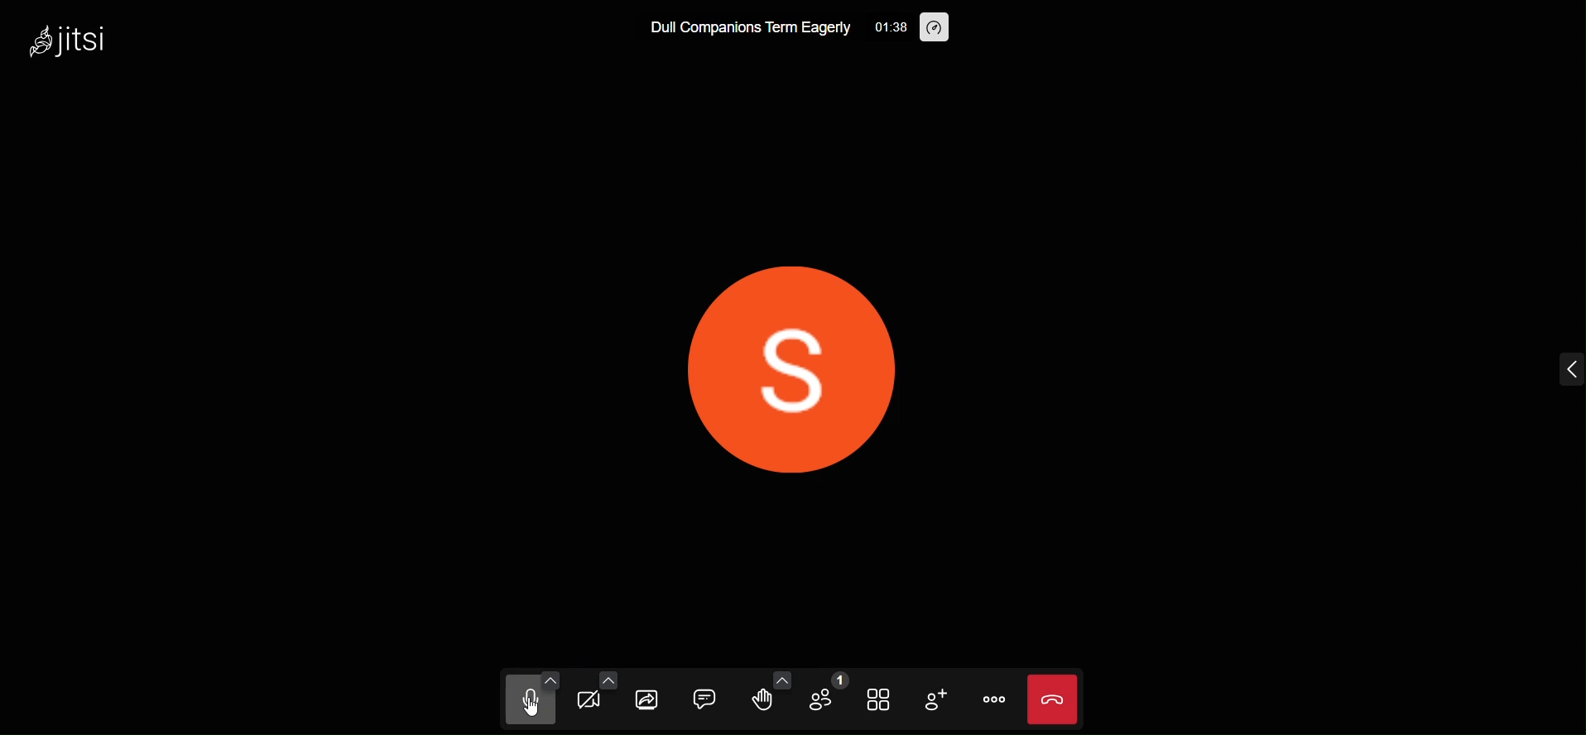 This screenshot has width=1586, height=735. What do you see at coordinates (647, 700) in the screenshot?
I see `screen share` at bounding box center [647, 700].